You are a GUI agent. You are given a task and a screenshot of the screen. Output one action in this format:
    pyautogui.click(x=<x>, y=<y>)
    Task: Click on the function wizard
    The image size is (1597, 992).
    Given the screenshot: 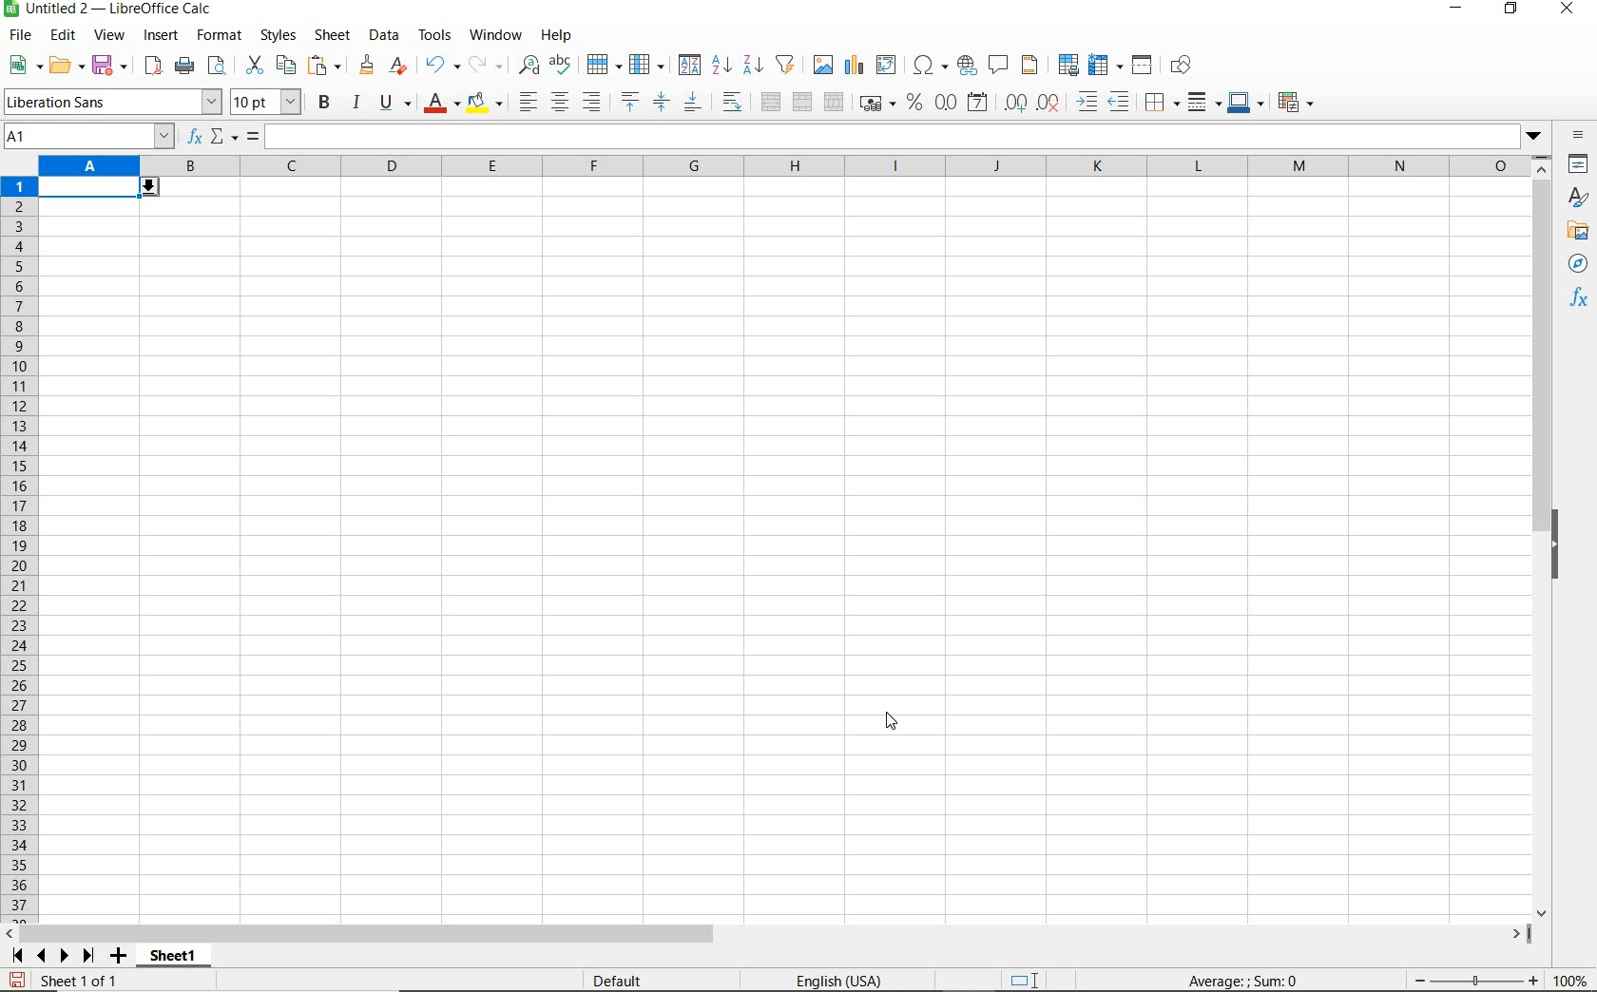 What is the action you would take?
    pyautogui.click(x=192, y=137)
    